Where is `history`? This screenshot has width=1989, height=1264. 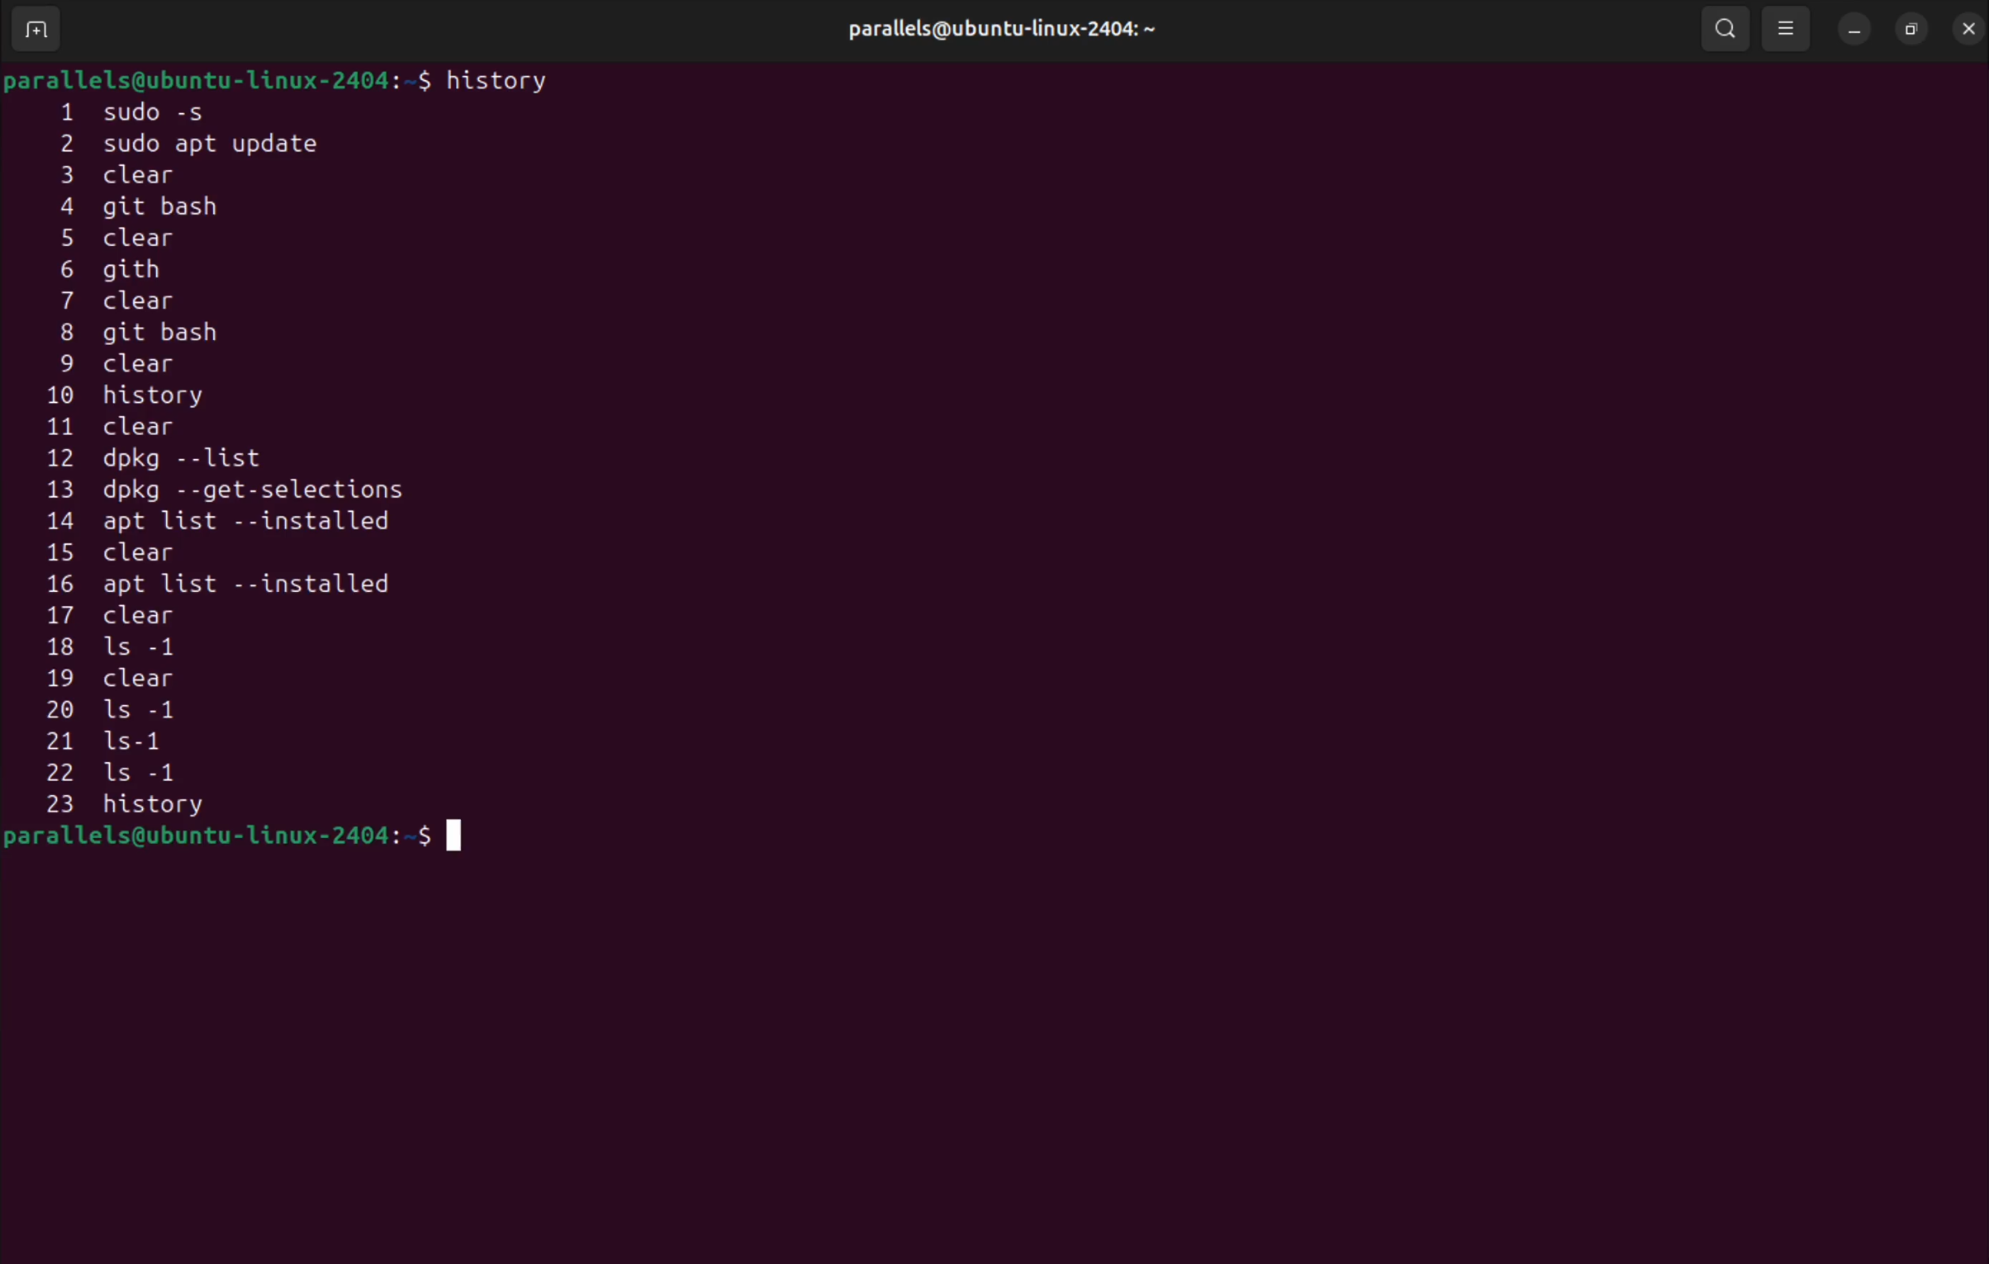
history is located at coordinates (503, 79).